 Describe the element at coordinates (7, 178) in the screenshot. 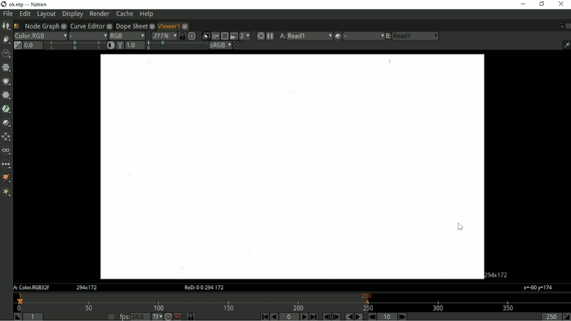

I see `GMIC` at that location.